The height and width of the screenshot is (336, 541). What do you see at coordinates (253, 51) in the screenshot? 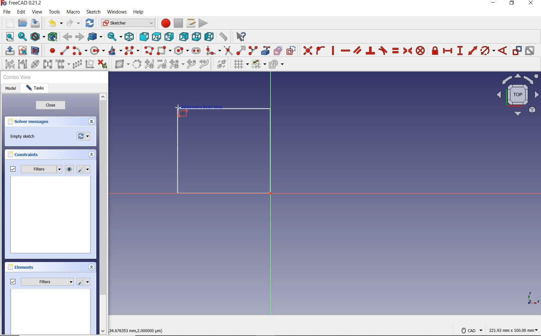
I see `split edge` at bounding box center [253, 51].